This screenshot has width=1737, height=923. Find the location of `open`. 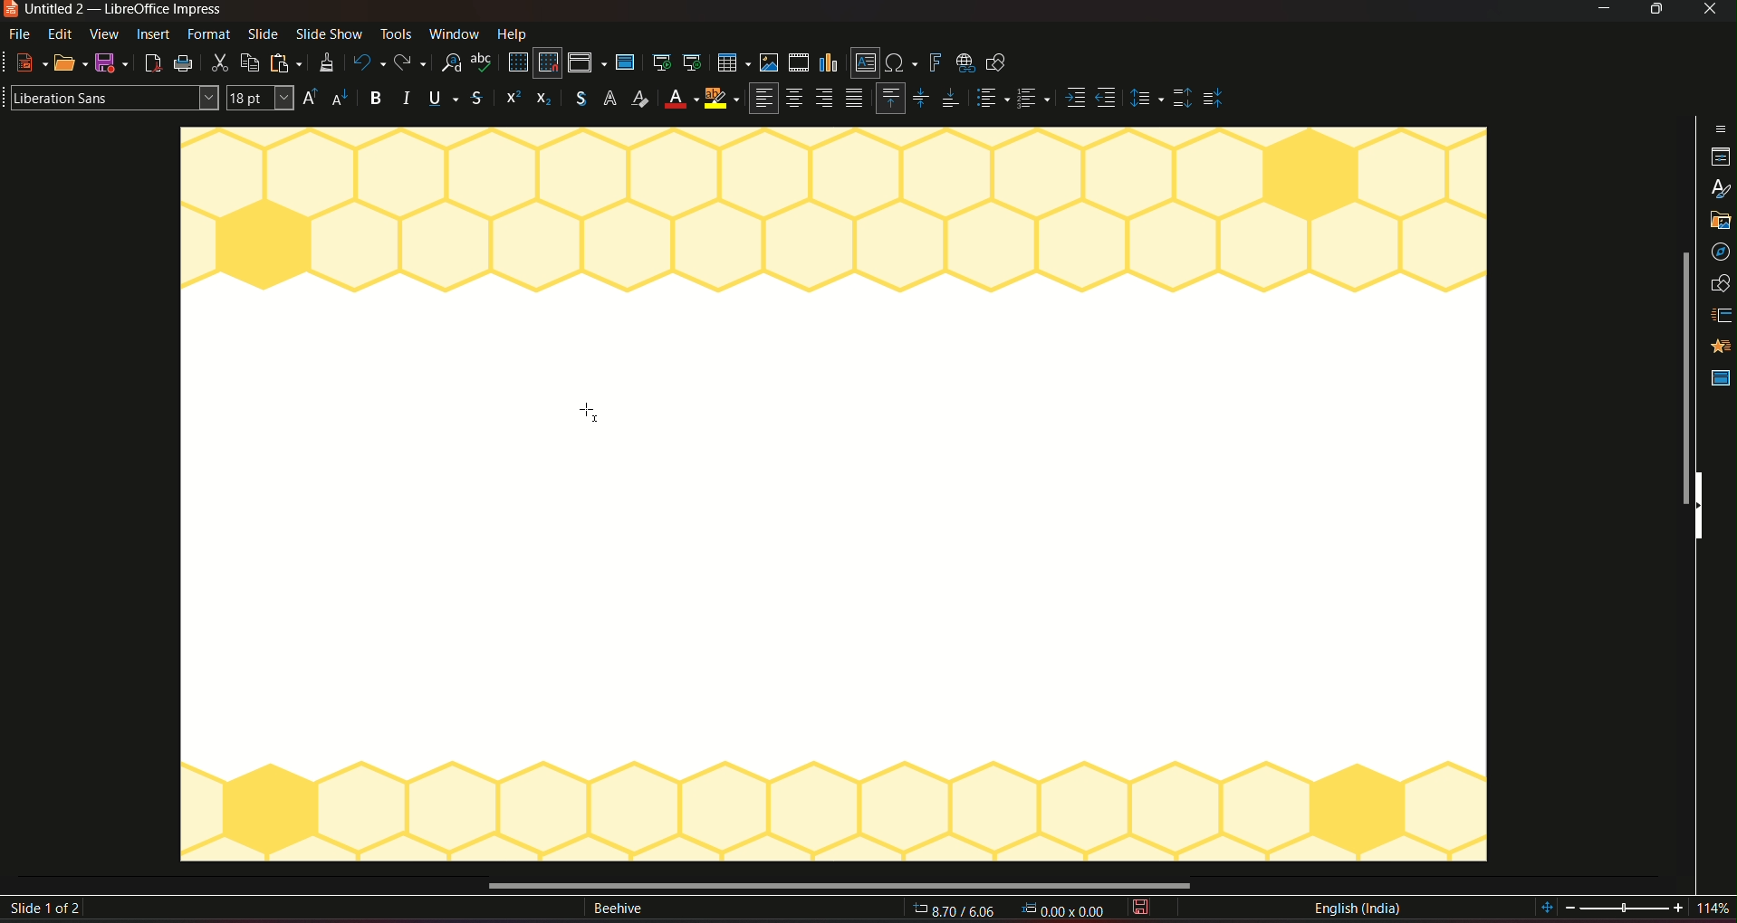

open is located at coordinates (72, 61).